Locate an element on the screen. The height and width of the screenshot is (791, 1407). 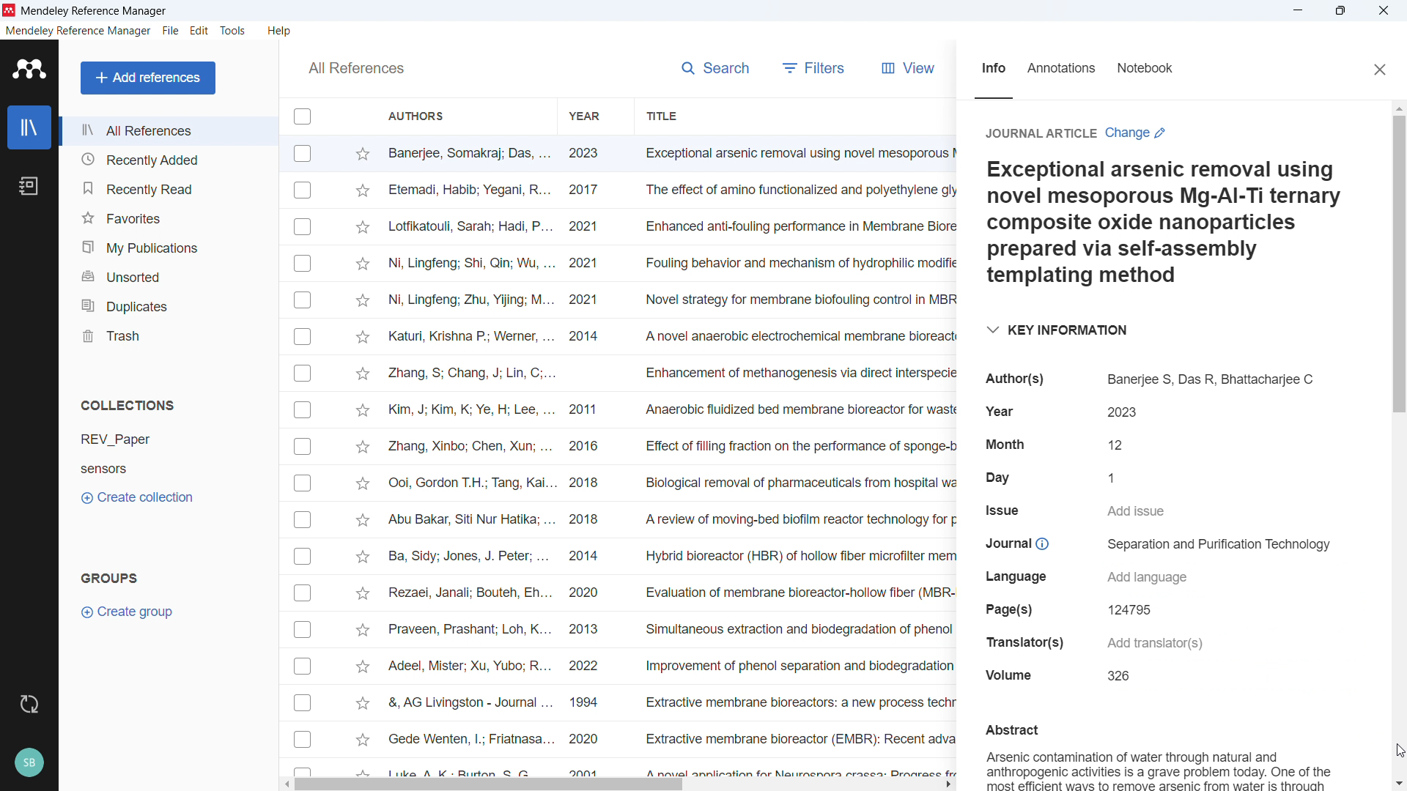
click to starmark individual entries is located at coordinates (363, 229).